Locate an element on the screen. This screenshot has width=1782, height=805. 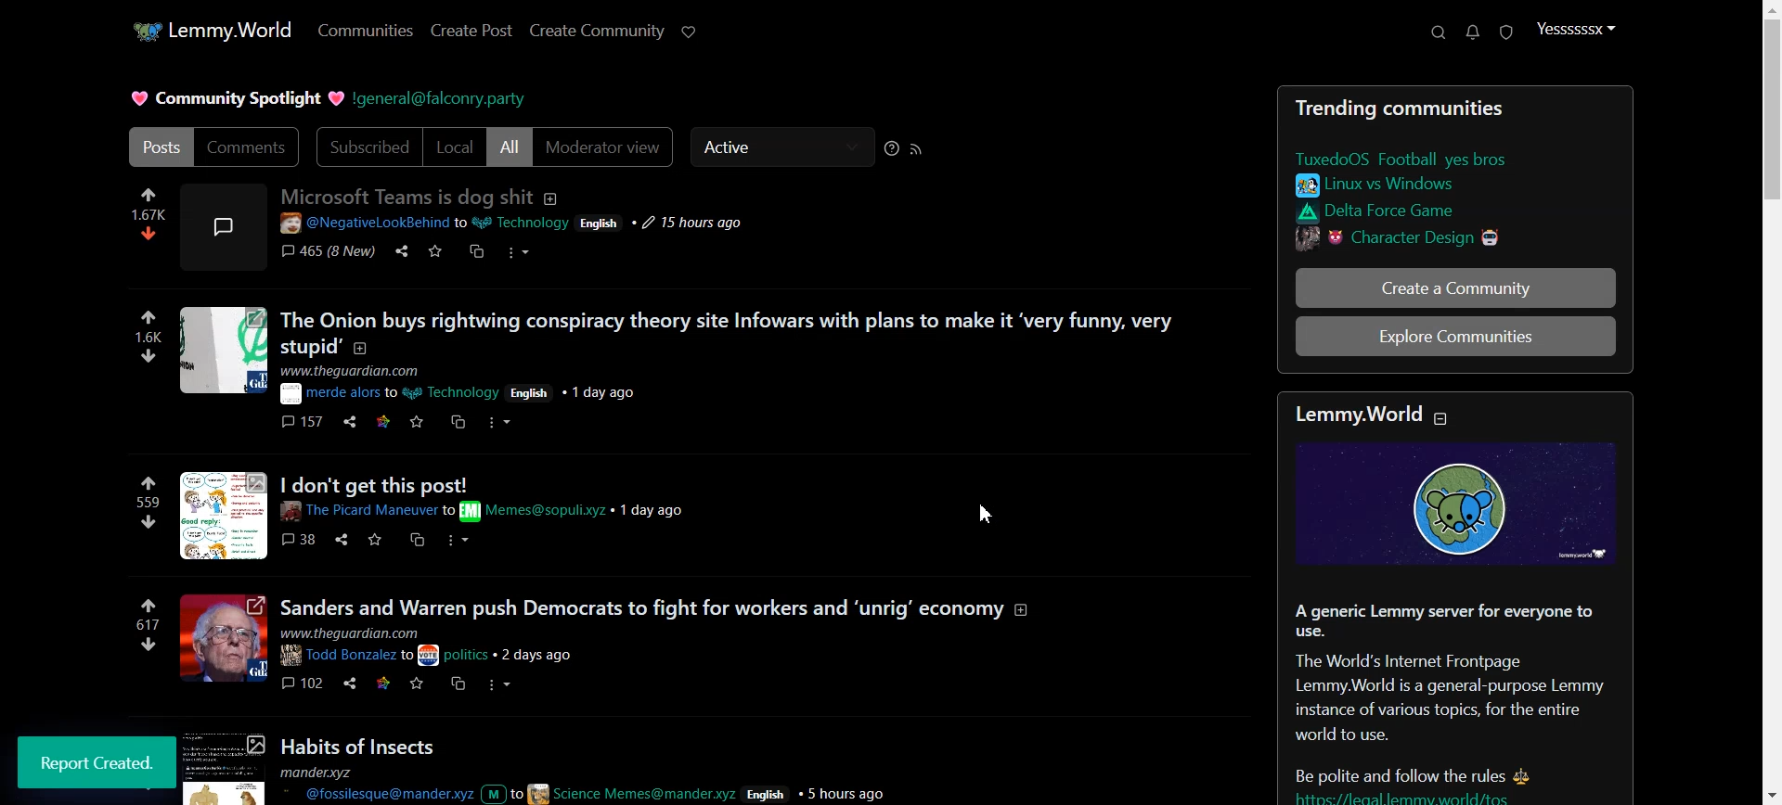
All is located at coordinates (510, 147).